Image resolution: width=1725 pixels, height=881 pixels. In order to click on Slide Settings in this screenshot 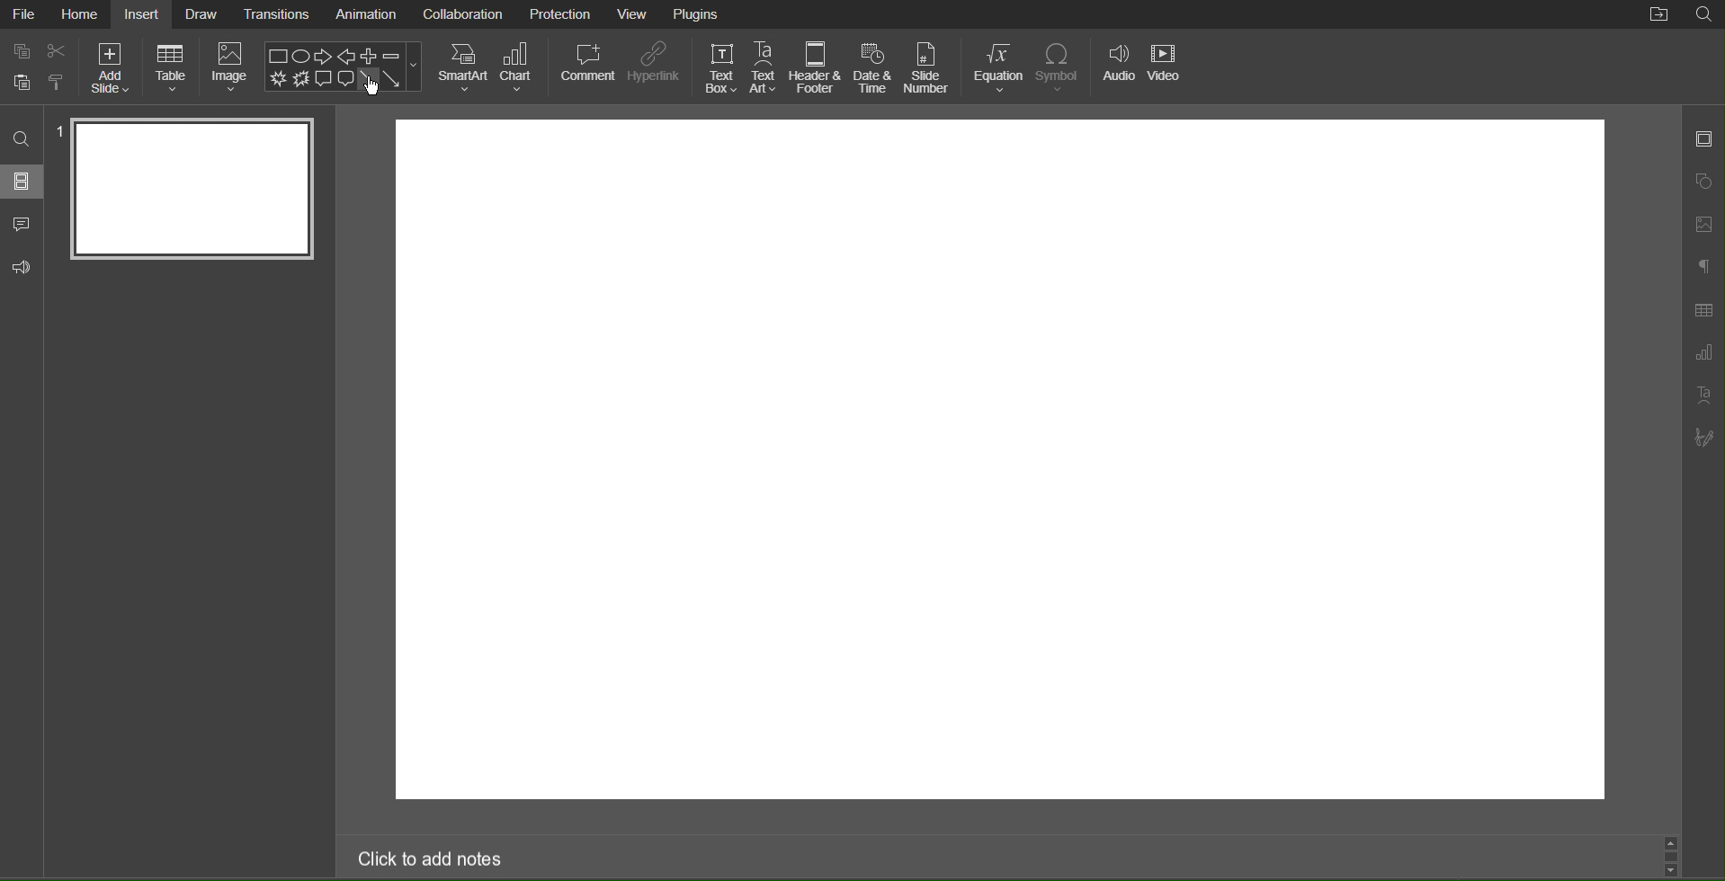, I will do `click(1703, 137)`.